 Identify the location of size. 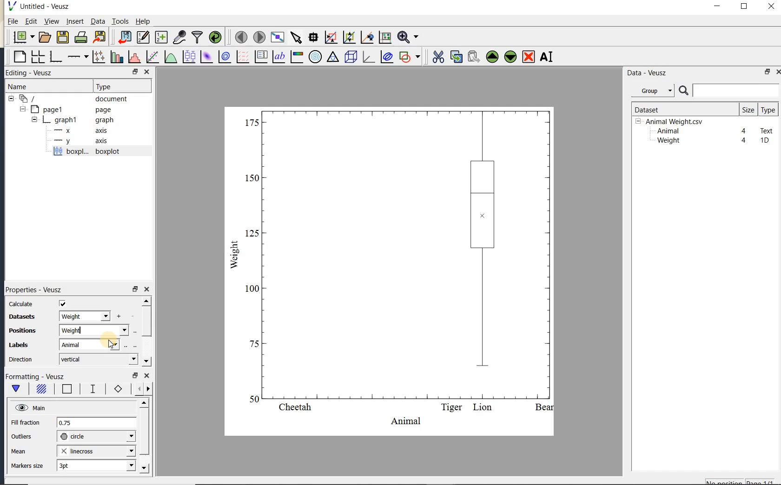
(748, 109).